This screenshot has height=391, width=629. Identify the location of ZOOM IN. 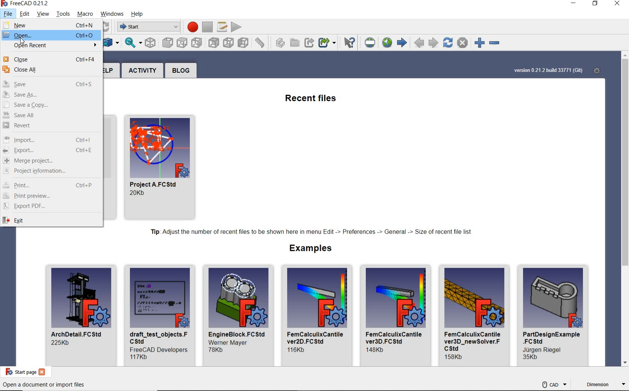
(477, 42).